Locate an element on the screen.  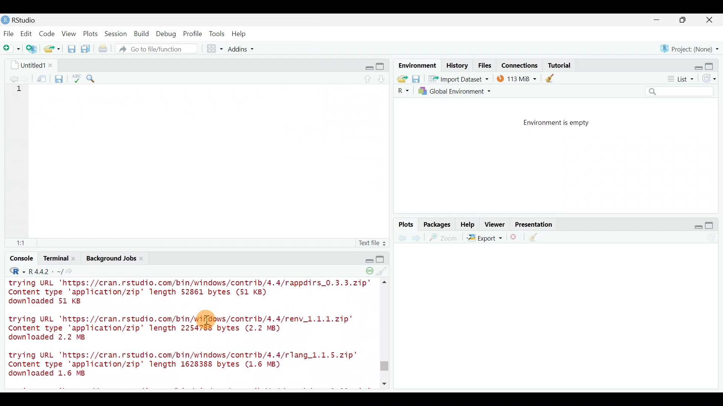
Terminal is located at coordinates (52, 259).